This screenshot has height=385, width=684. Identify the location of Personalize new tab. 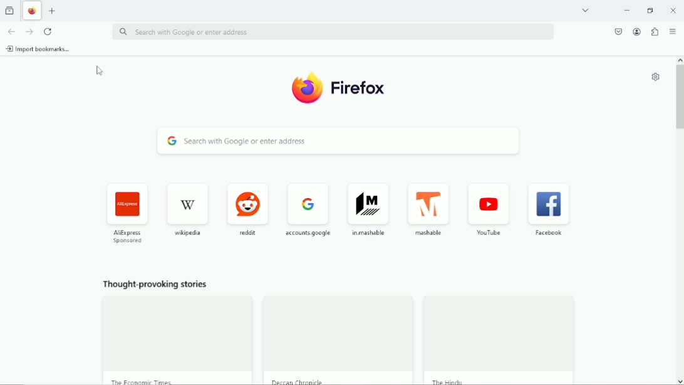
(655, 76).